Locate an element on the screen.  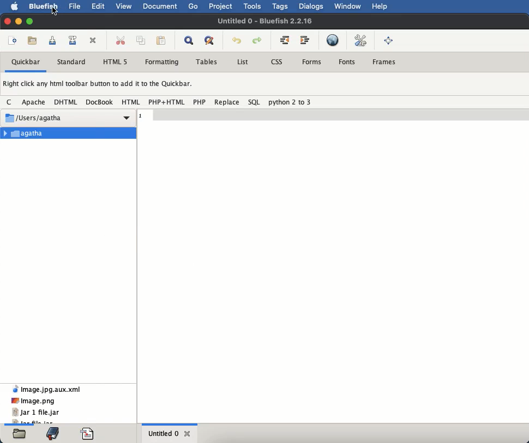
show find bar is located at coordinates (191, 40).